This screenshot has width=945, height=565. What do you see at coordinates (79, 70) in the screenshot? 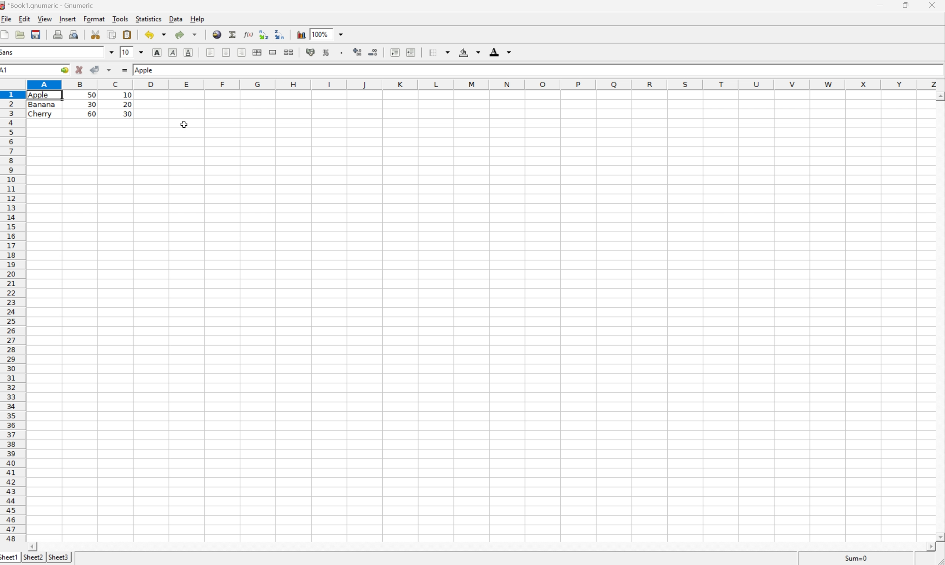
I see `cancel changes` at bounding box center [79, 70].